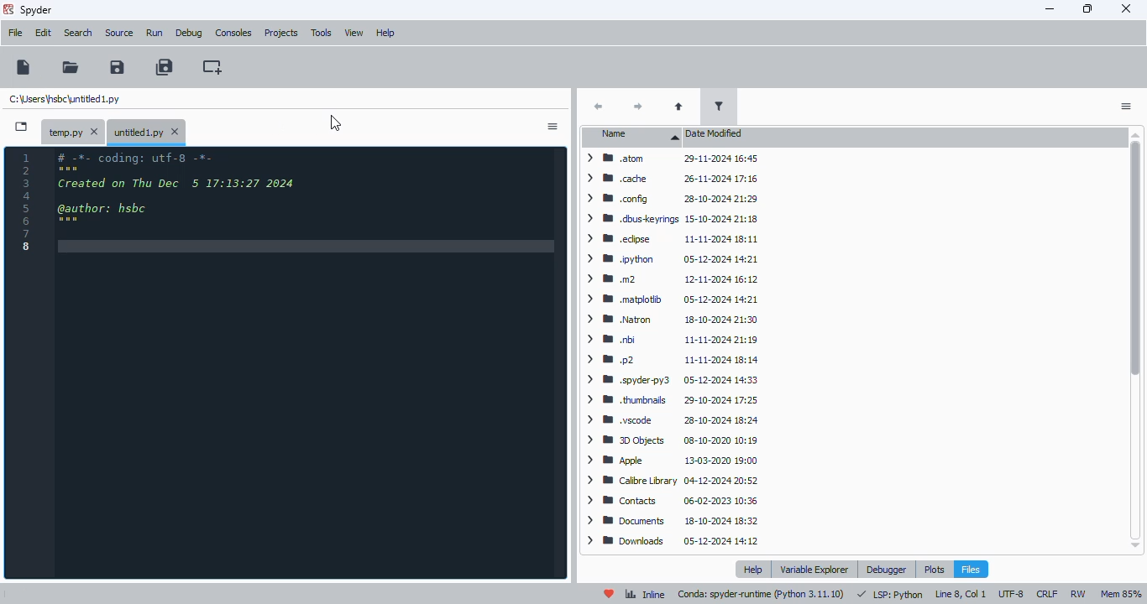 The image size is (1147, 604). I want to click on view, so click(354, 33).